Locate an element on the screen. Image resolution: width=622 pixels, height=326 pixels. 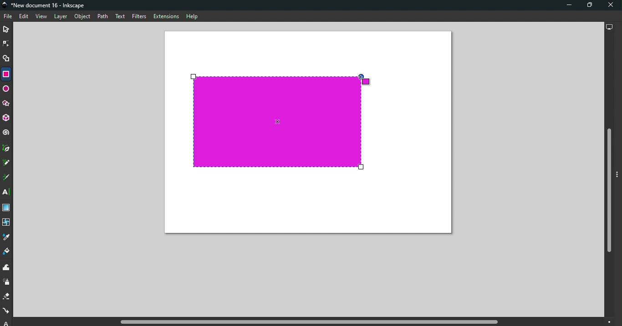
Horizontal scroll bar is located at coordinates (311, 322).